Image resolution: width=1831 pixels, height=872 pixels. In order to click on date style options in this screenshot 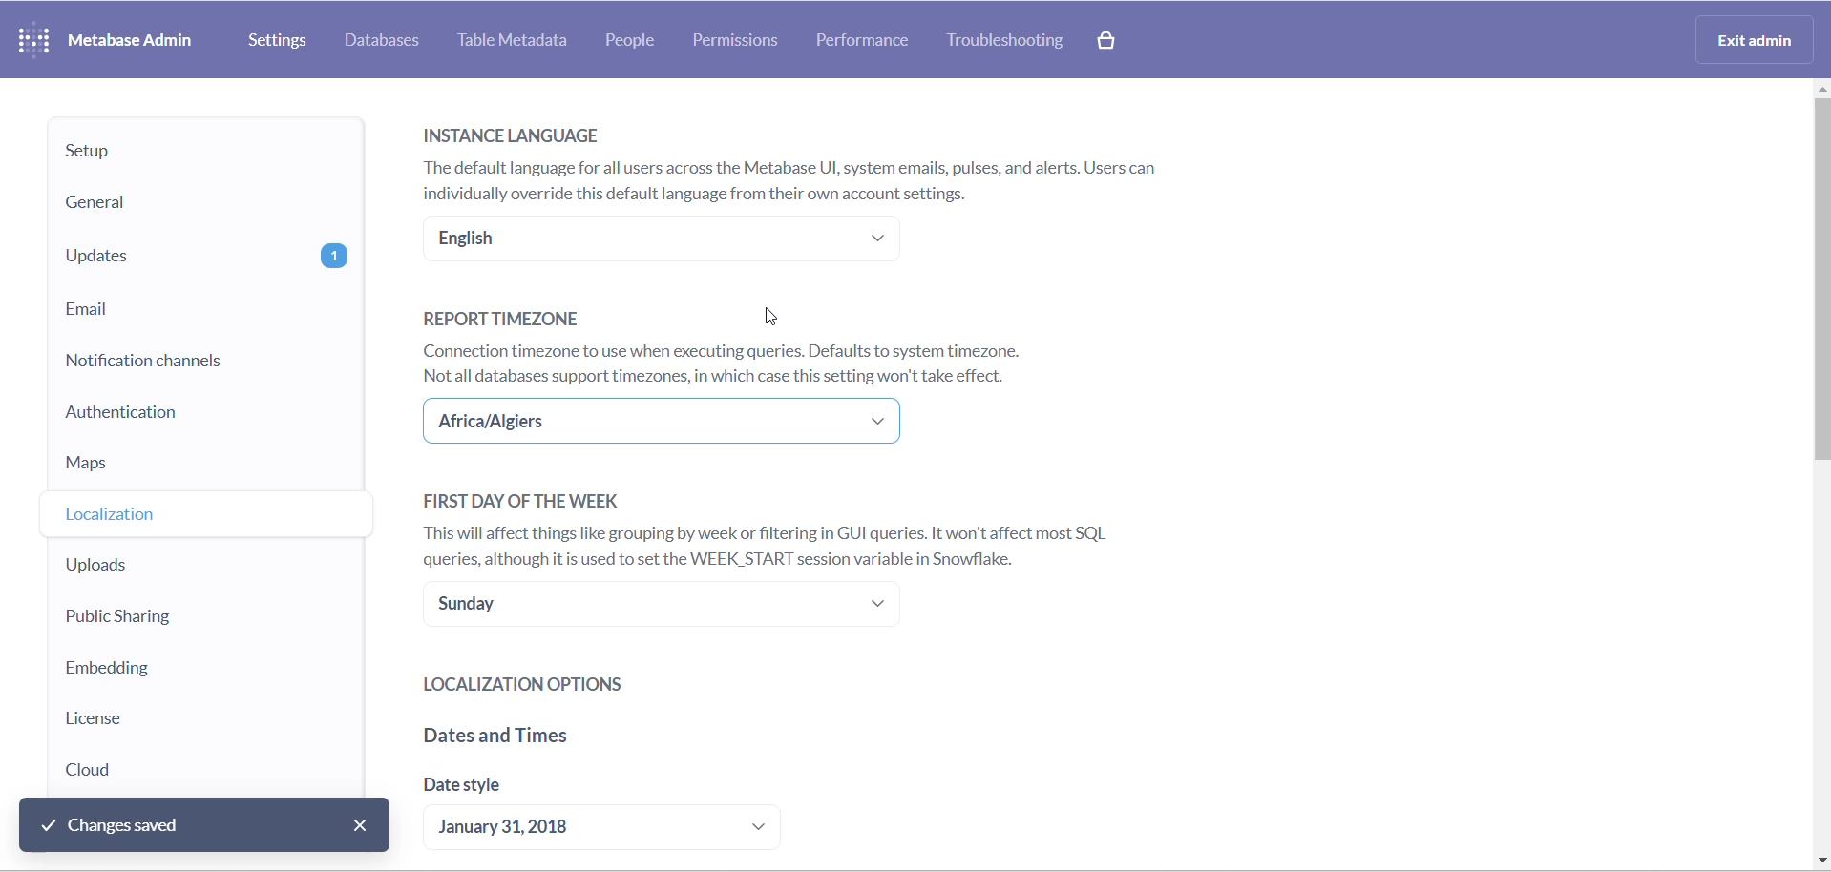, I will do `click(617, 829)`.